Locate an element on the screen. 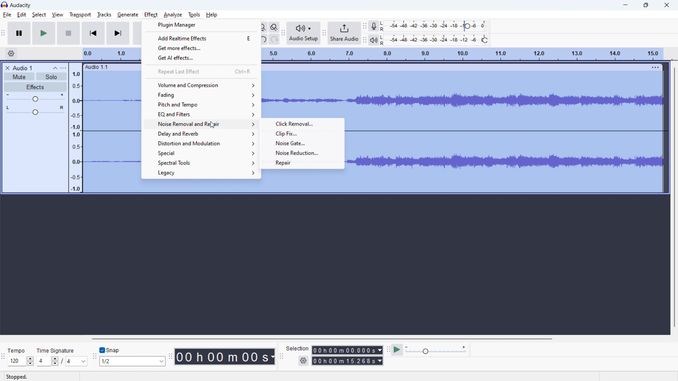 This screenshot has width=678, height=381. edit is located at coordinates (22, 15).